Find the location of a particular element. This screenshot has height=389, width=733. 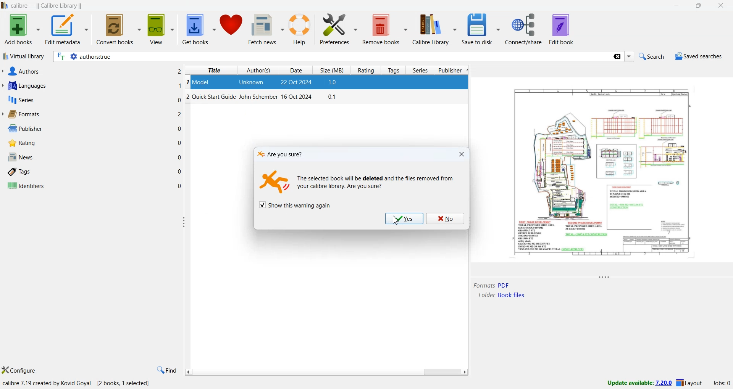

size is located at coordinates (333, 69).